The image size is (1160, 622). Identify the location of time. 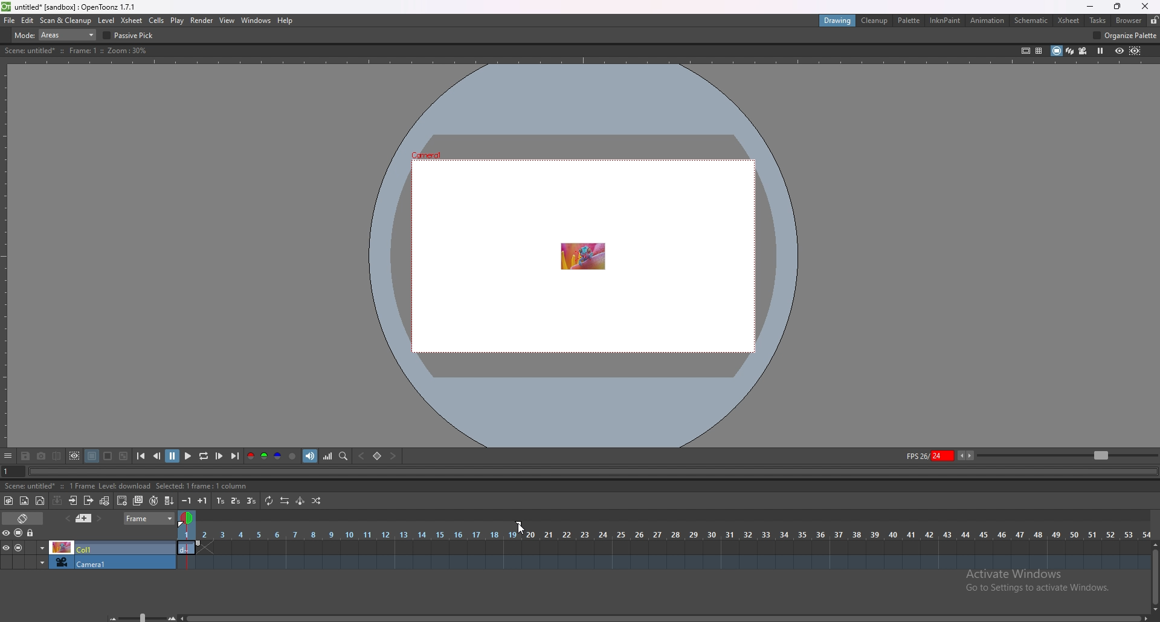
(664, 534).